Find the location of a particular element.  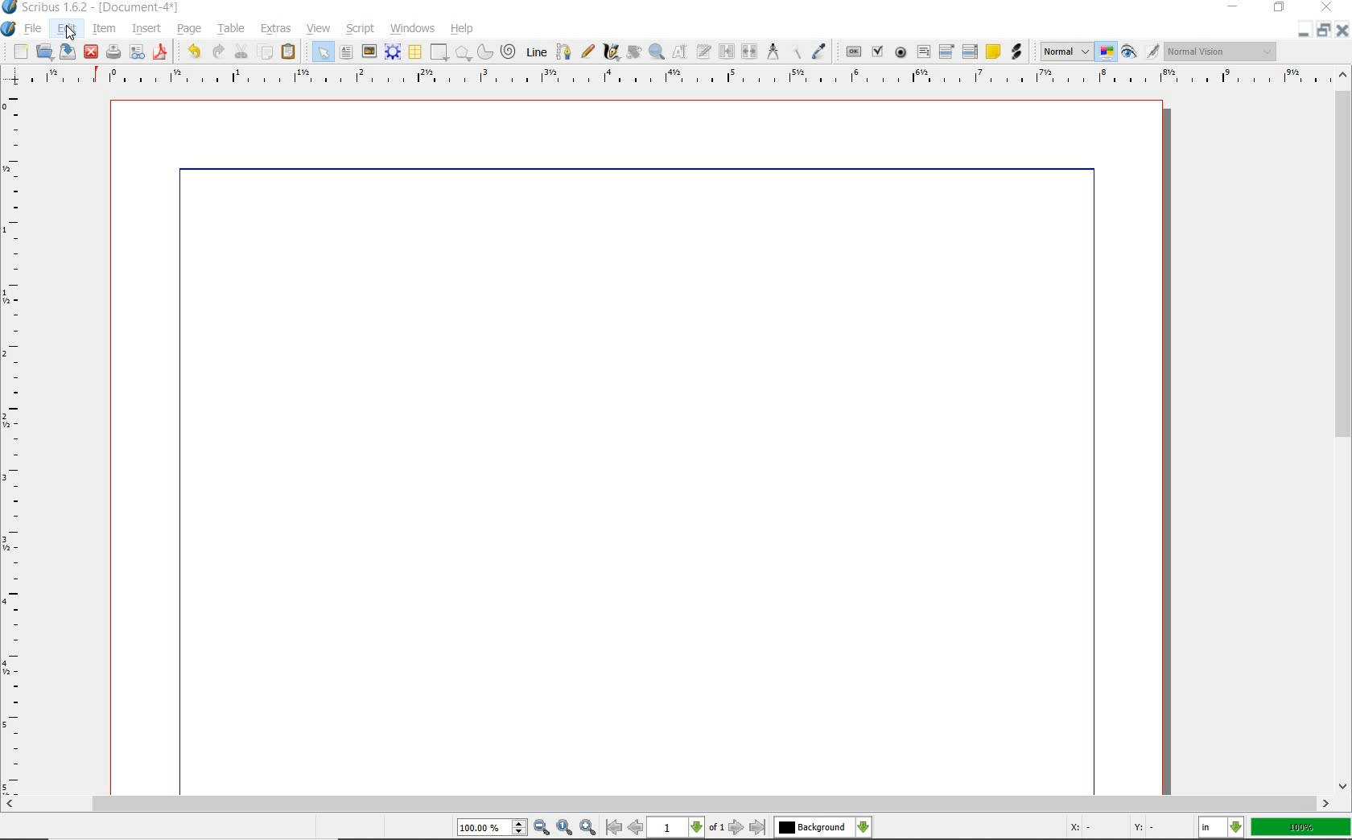

1 is located at coordinates (677, 828).